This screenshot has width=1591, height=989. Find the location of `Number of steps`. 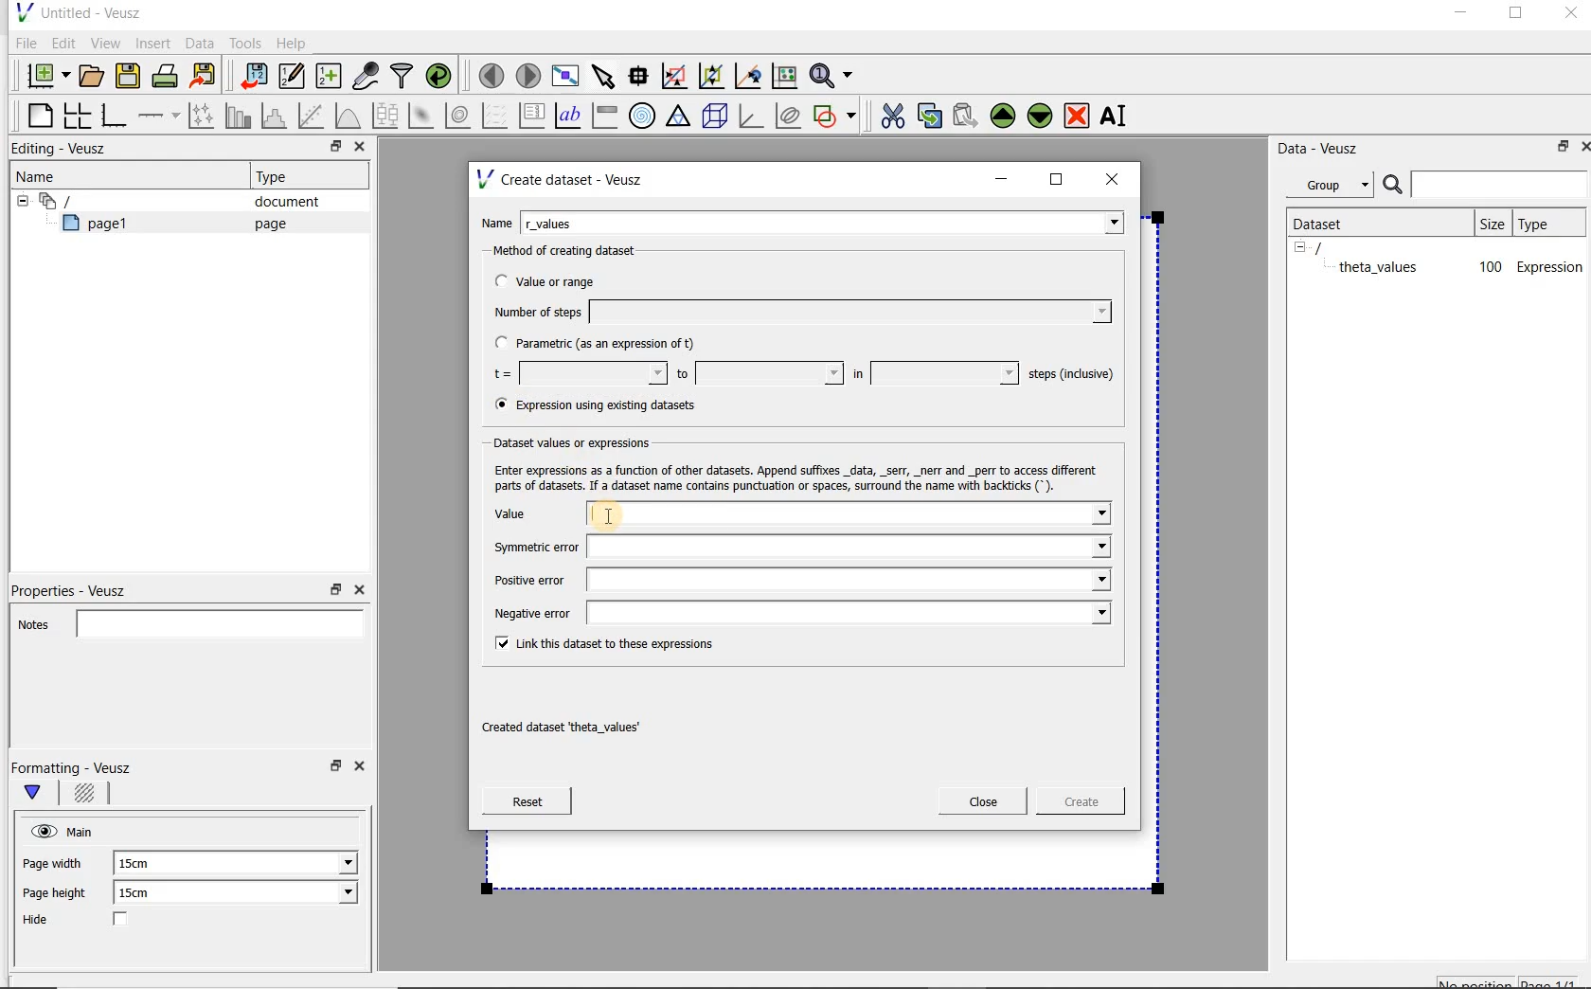

Number of steps is located at coordinates (796, 312).